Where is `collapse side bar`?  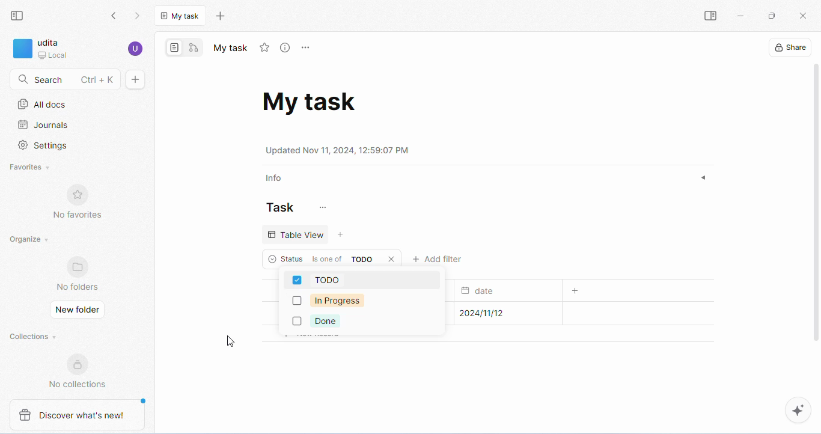 collapse side bar is located at coordinates (17, 16).